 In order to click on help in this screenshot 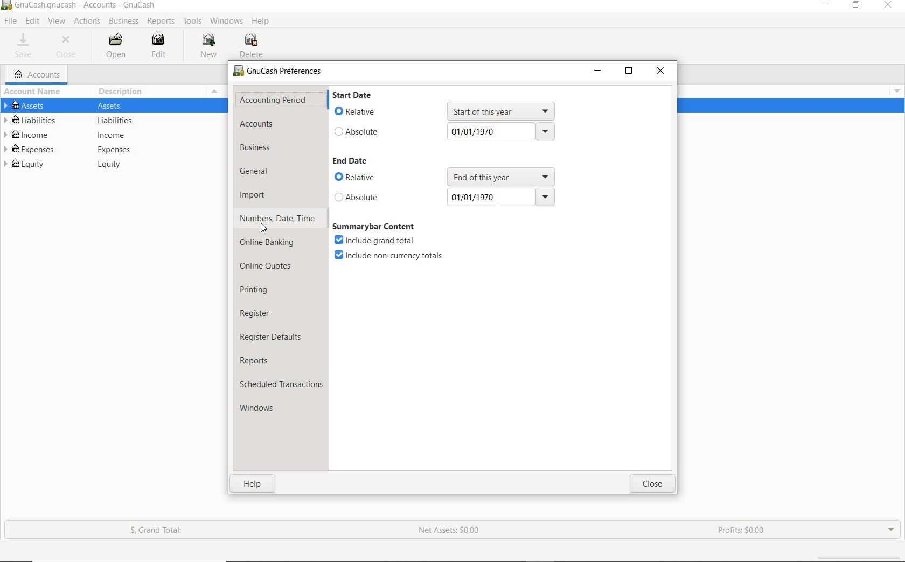, I will do `click(254, 486)`.